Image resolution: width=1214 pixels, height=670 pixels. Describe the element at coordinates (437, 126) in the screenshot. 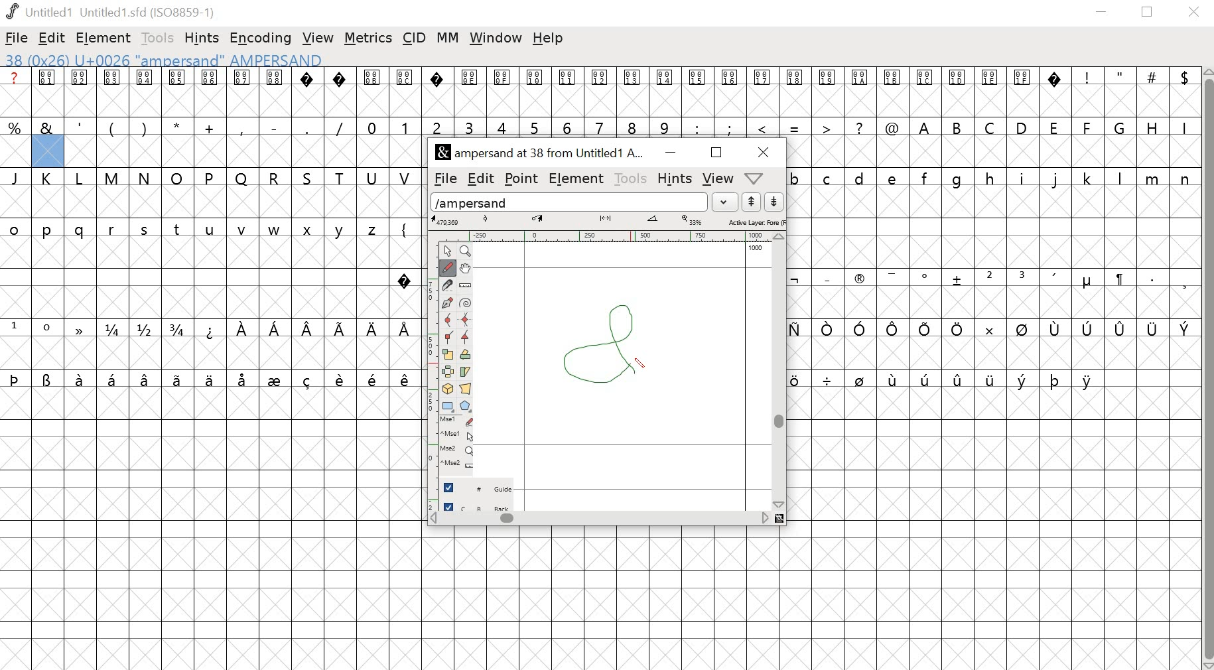

I see `2` at that location.